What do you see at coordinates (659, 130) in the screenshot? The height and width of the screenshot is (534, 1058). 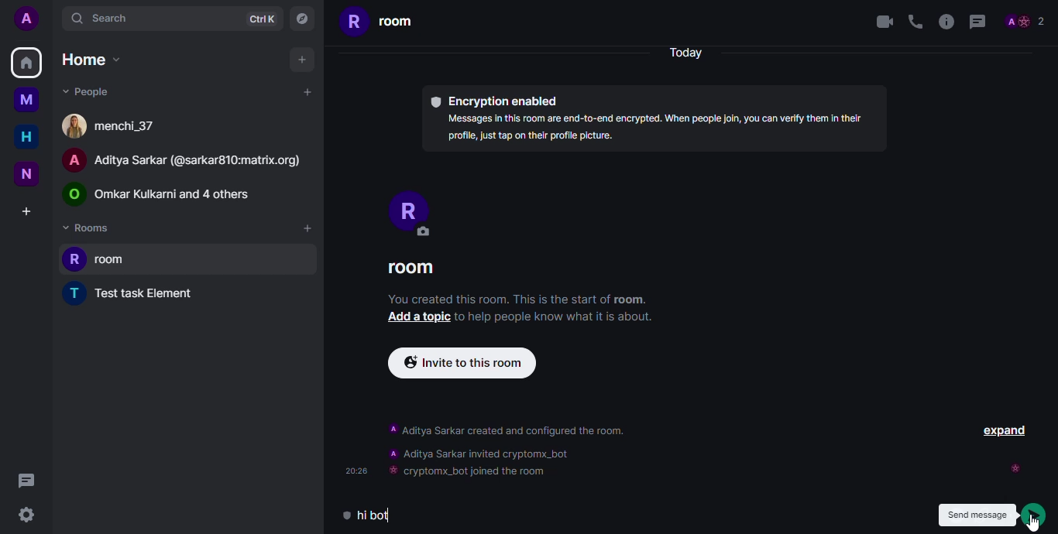 I see `Messages in this room are end-to-end encrypted. When people join, you can verify them In thelr
profile, just tap on their profile picture.` at bounding box center [659, 130].